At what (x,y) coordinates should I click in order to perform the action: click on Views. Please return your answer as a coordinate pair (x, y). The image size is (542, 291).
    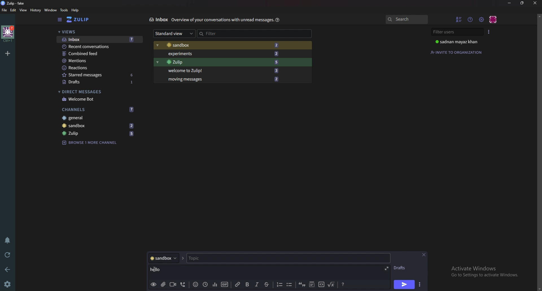
    Looking at the image, I should click on (96, 32).